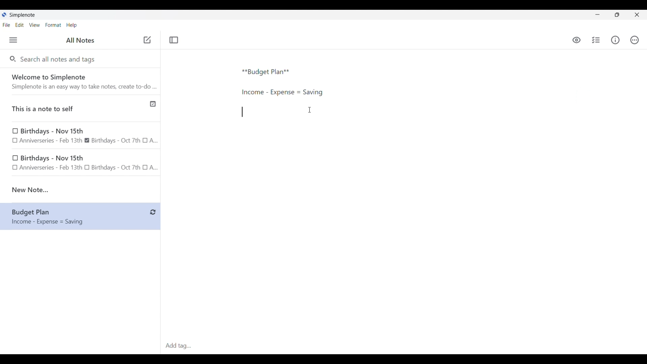  What do you see at coordinates (23, 15) in the screenshot?
I see `Software name` at bounding box center [23, 15].